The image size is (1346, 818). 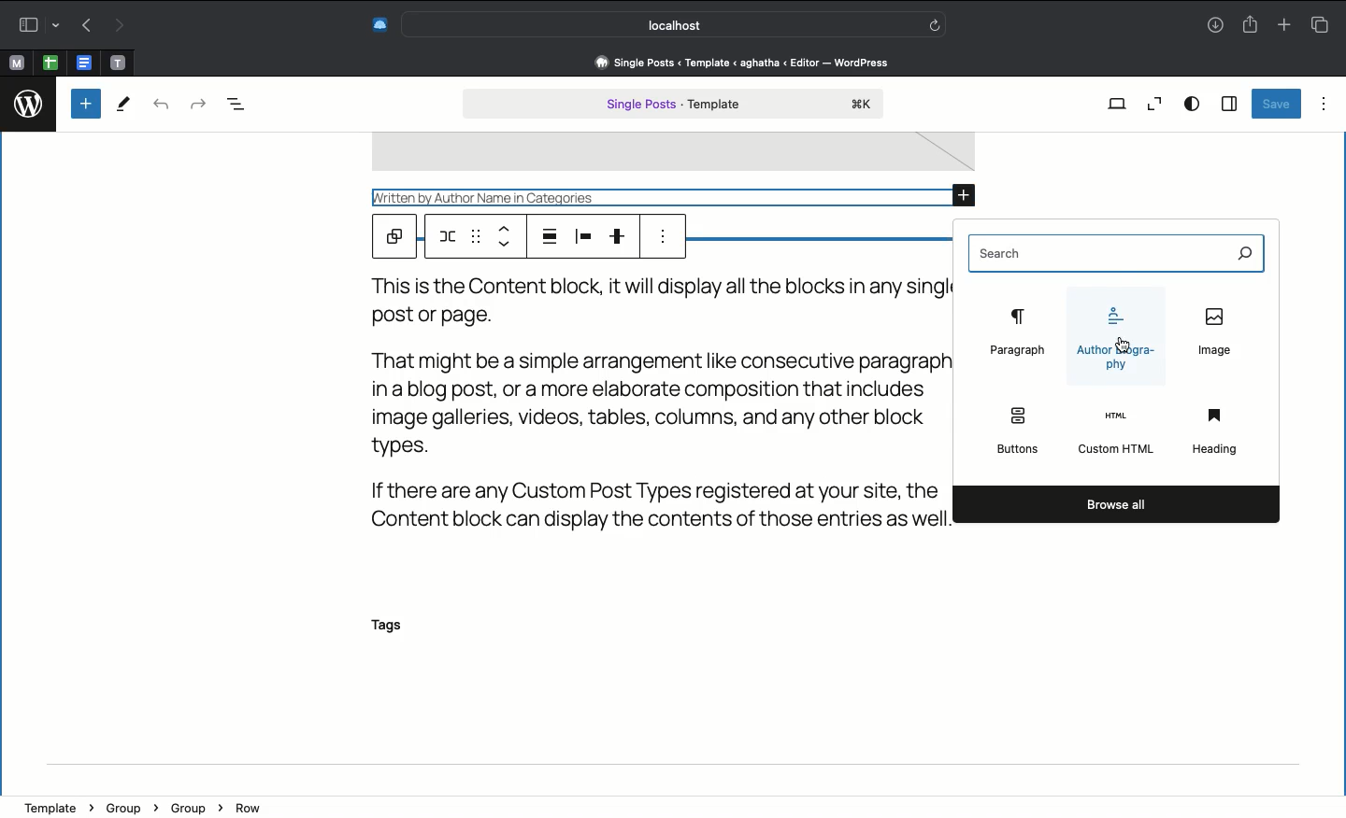 What do you see at coordinates (1215, 331) in the screenshot?
I see `Image` at bounding box center [1215, 331].